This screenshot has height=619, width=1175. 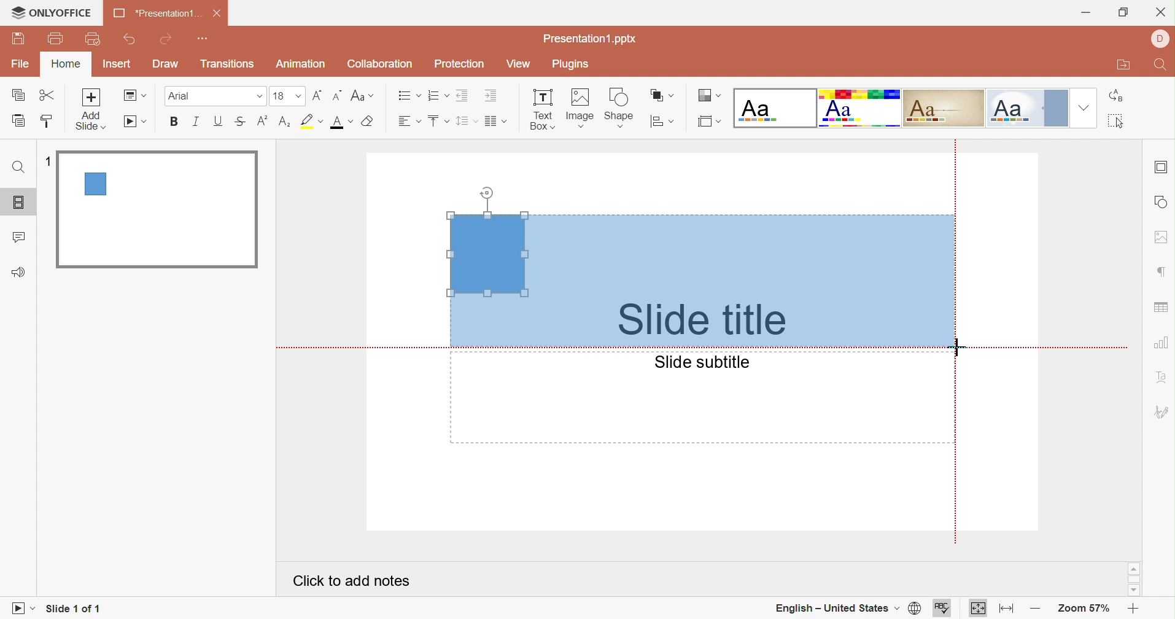 What do you see at coordinates (707, 96) in the screenshot?
I see `Change color theme` at bounding box center [707, 96].